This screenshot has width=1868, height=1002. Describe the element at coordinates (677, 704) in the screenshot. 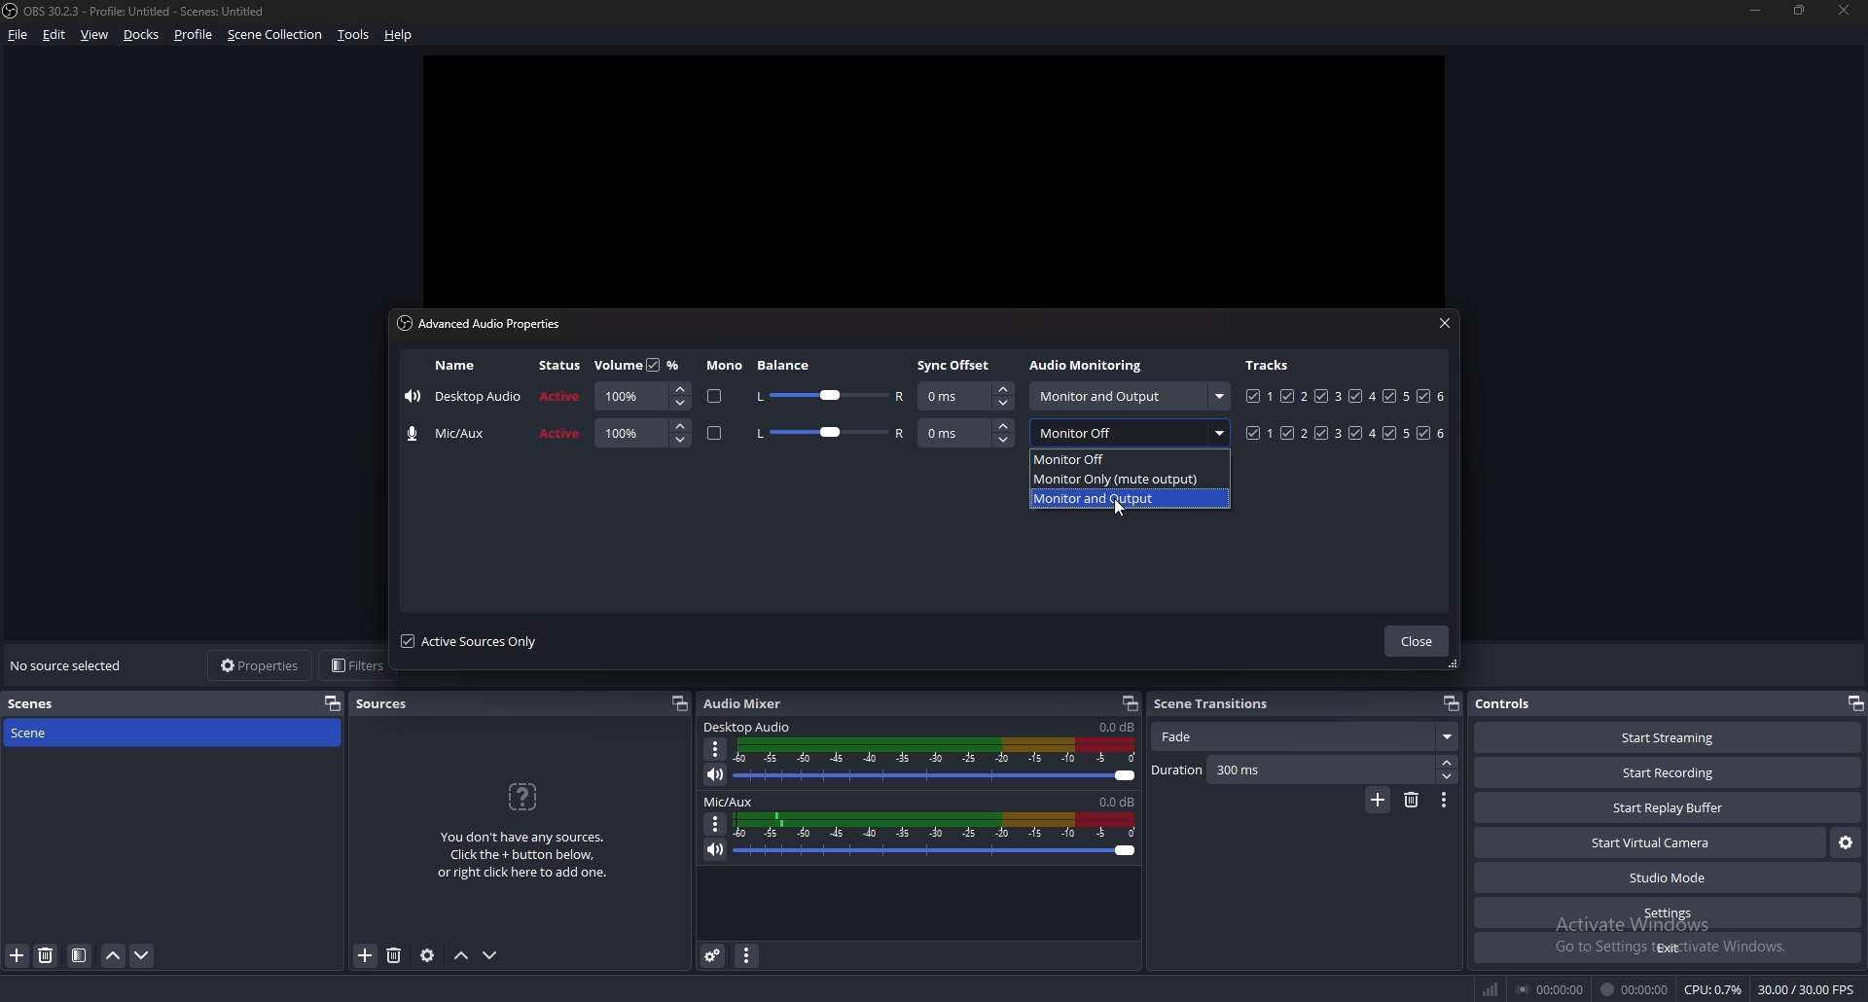

I see `popout` at that location.